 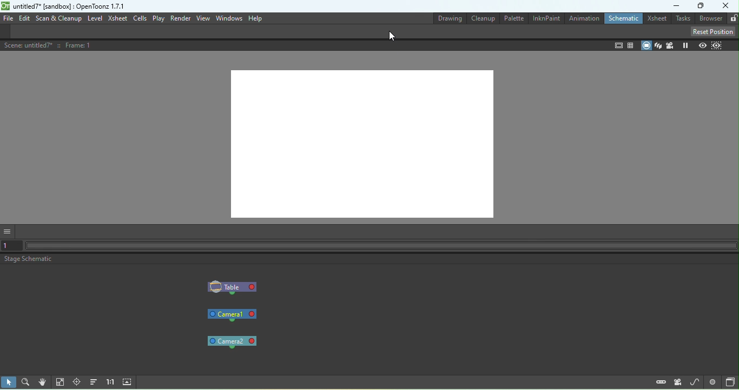 What do you see at coordinates (684, 46) in the screenshot?
I see `Freeze` at bounding box center [684, 46].